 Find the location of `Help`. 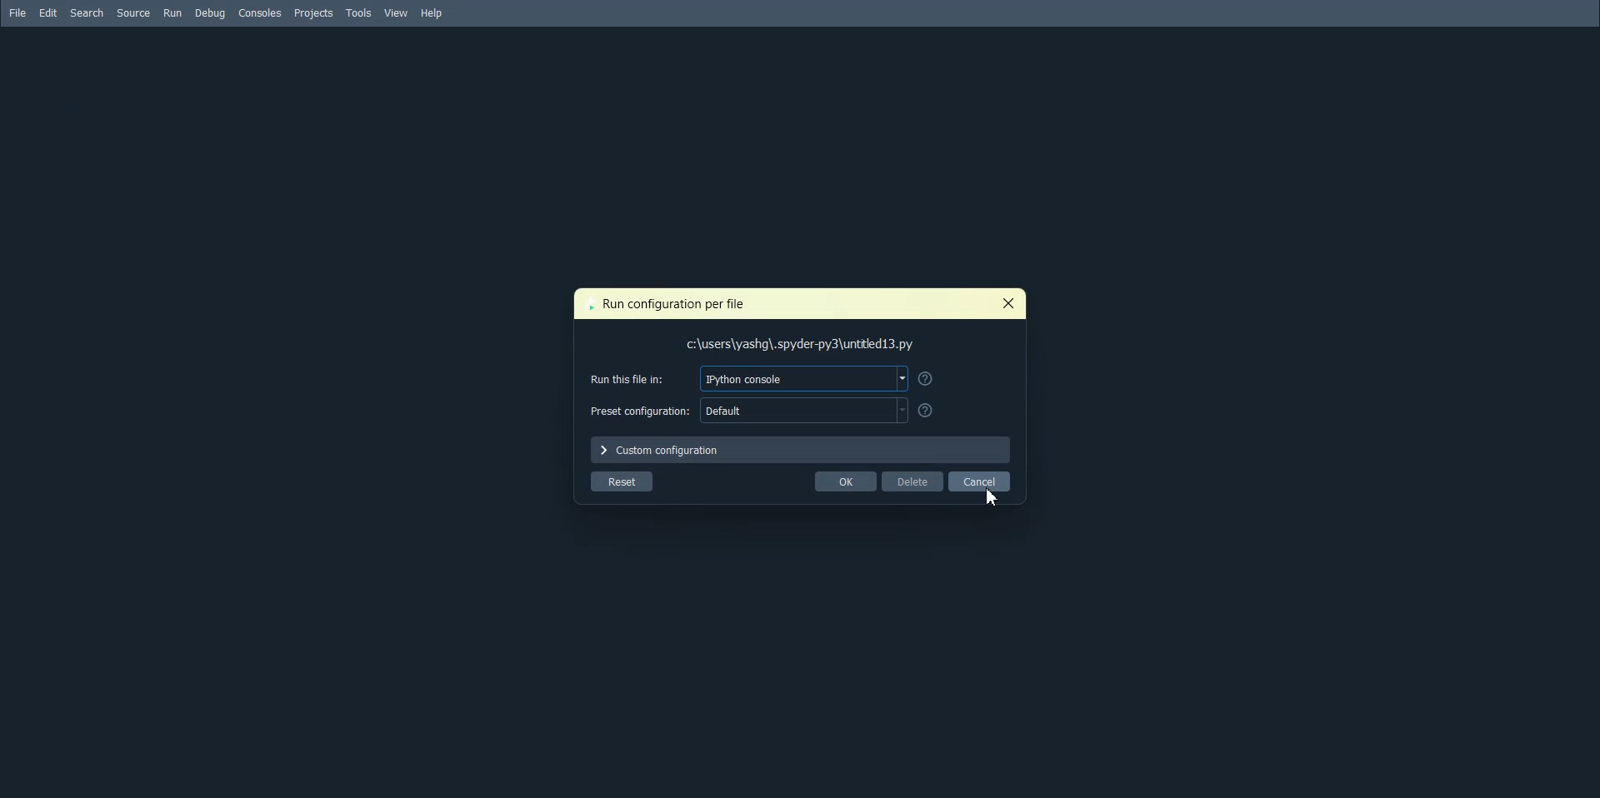

Help is located at coordinates (431, 13).